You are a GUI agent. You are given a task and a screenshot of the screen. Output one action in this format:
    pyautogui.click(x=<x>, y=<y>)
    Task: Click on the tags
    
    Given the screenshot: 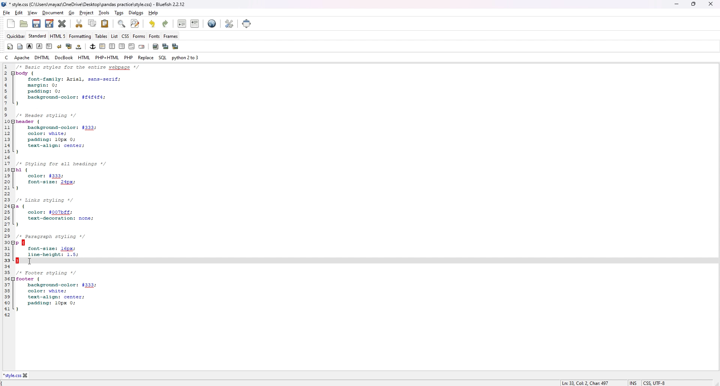 What is the action you would take?
    pyautogui.click(x=118, y=12)
    